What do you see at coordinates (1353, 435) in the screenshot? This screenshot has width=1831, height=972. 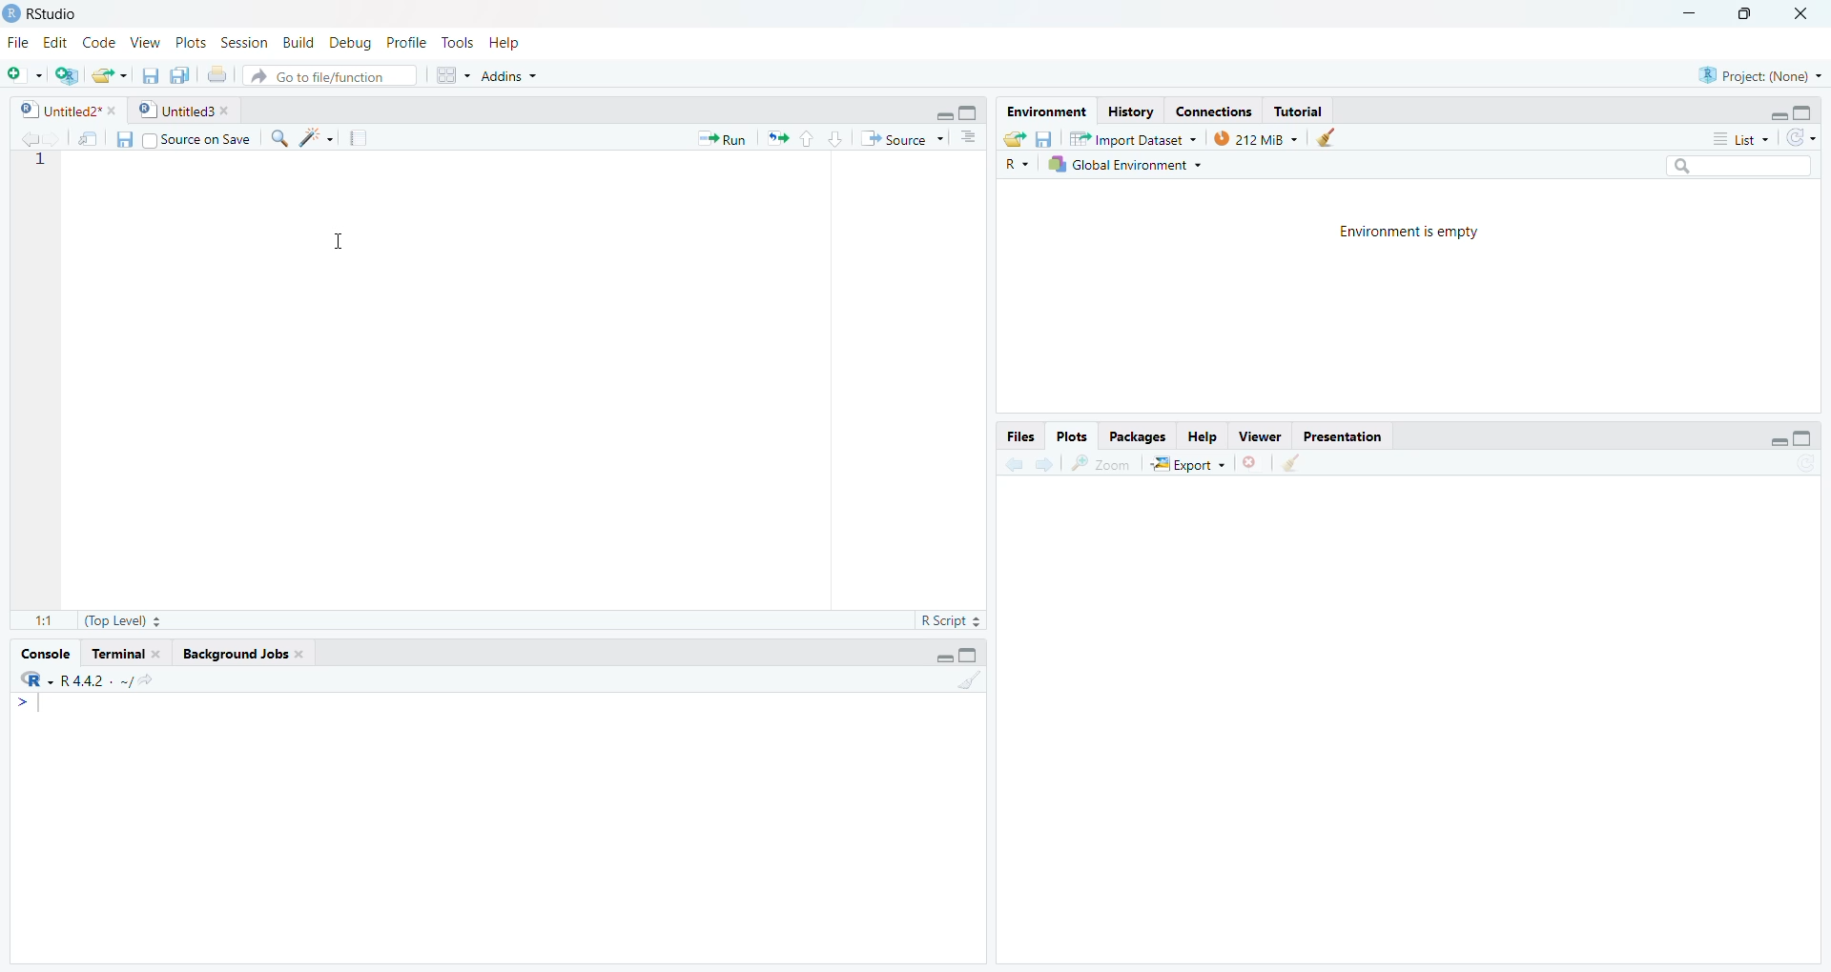 I see `presentation` at bounding box center [1353, 435].